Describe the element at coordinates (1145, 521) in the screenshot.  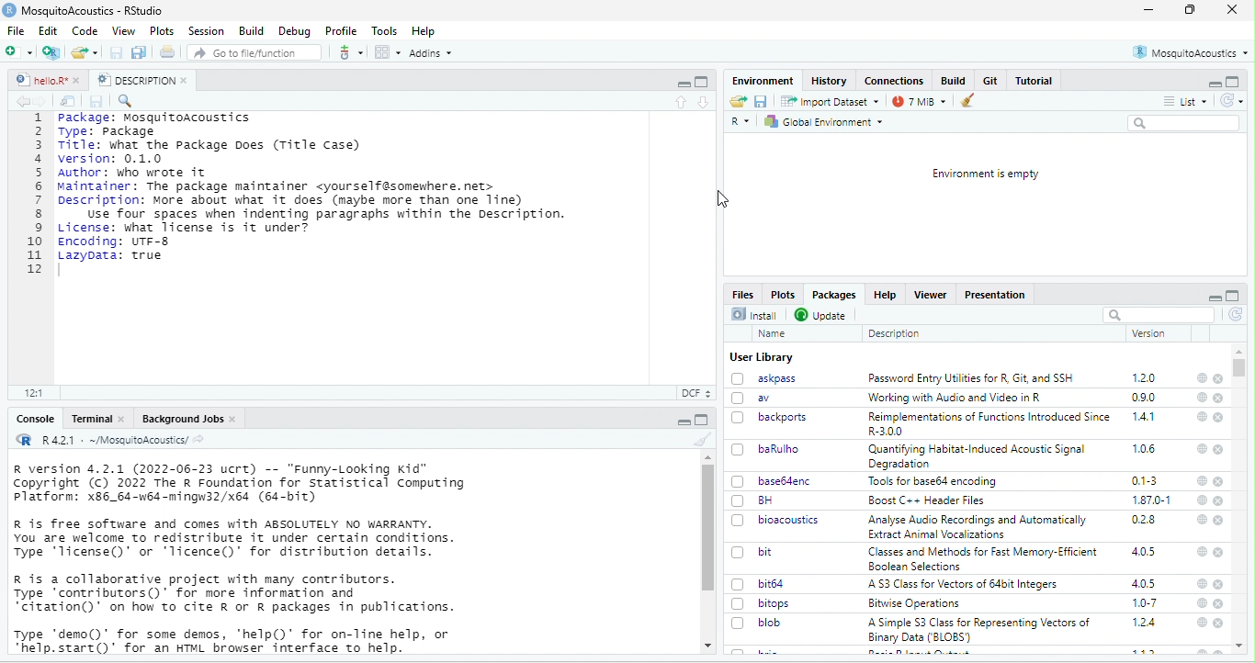
I see `0.2.8` at that location.